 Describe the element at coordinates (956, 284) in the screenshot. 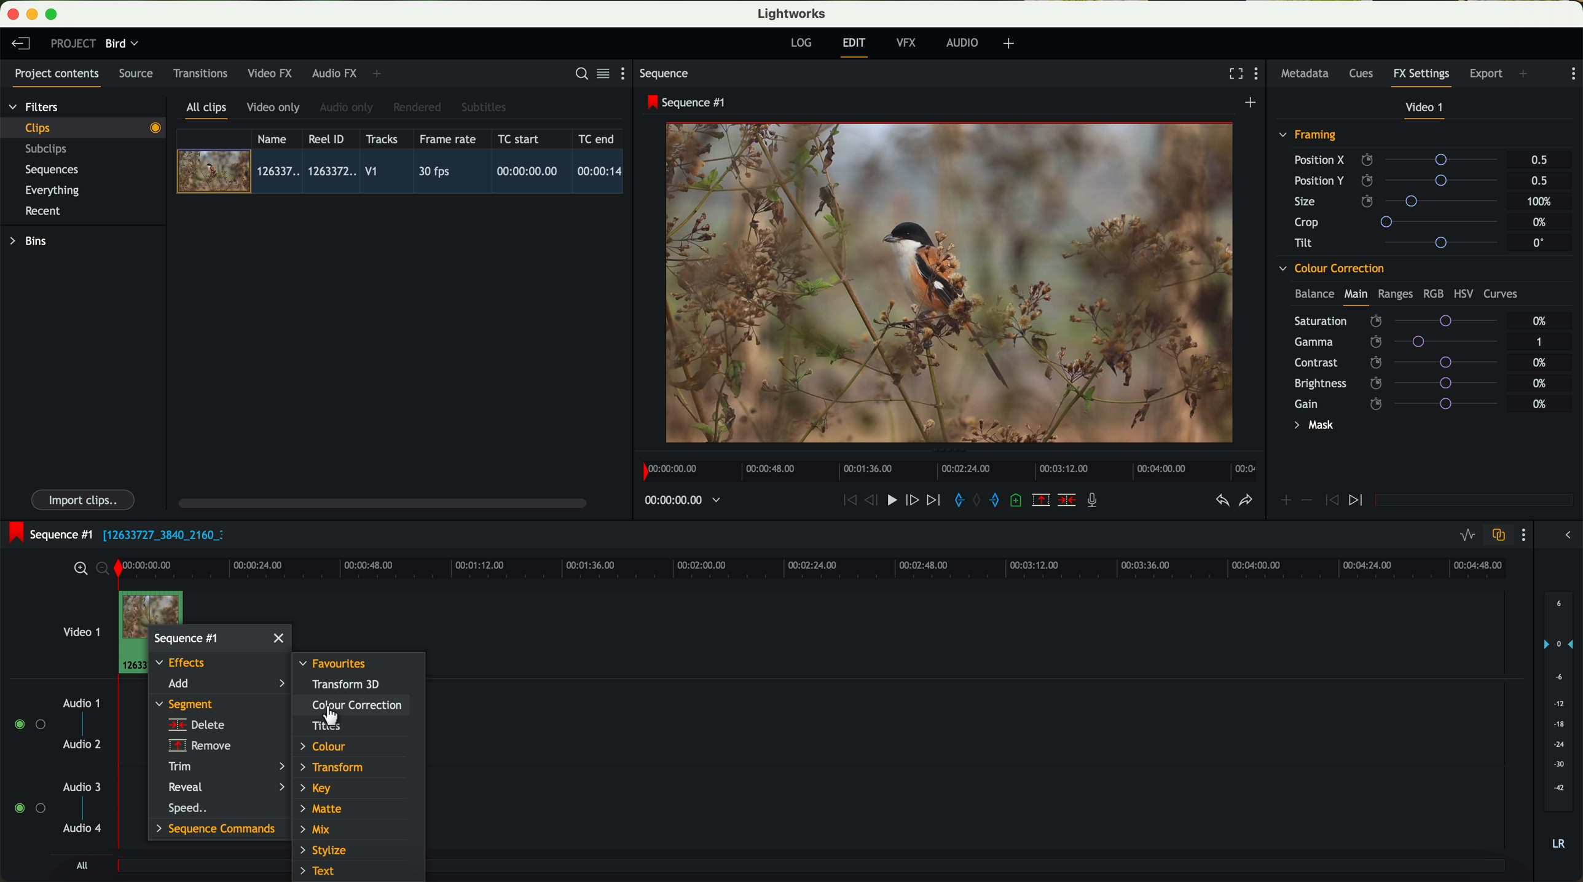

I see `video preview` at that location.